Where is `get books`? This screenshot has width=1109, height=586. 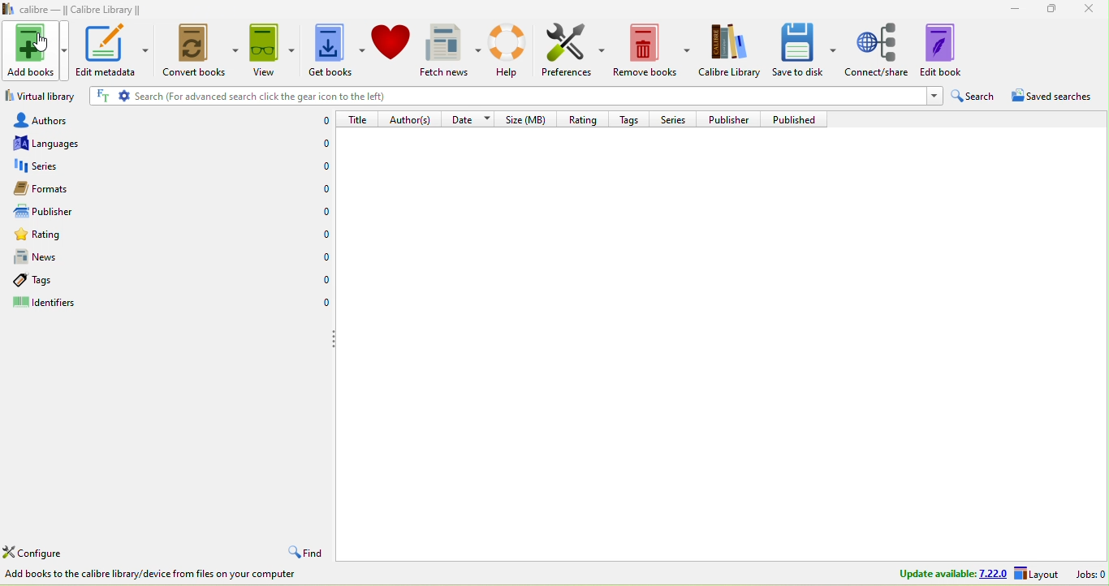
get books is located at coordinates (338, 50).